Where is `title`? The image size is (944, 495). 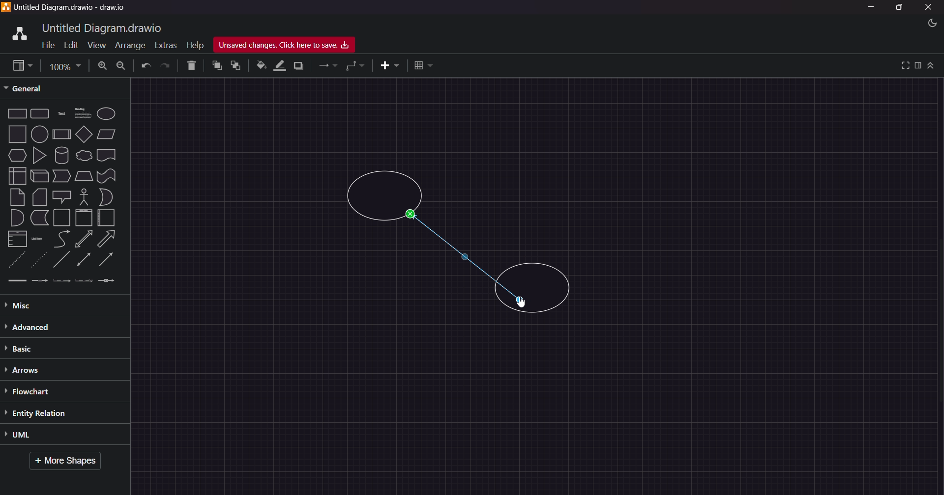
title is located at coordinates (104, 27).